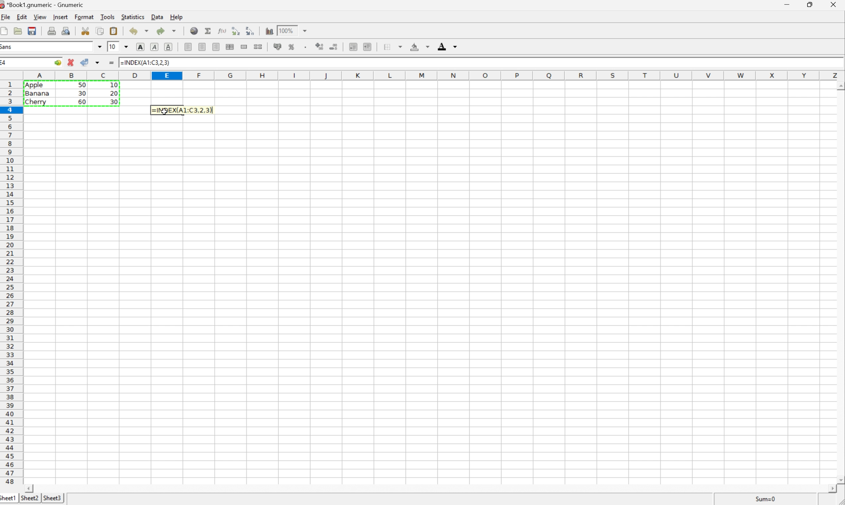 This screenshot has width=845, height=505. What do you see at coordinates (244, 46) in the screenshot?
I see `merge a range of cell` at bounding box center [244, 46].